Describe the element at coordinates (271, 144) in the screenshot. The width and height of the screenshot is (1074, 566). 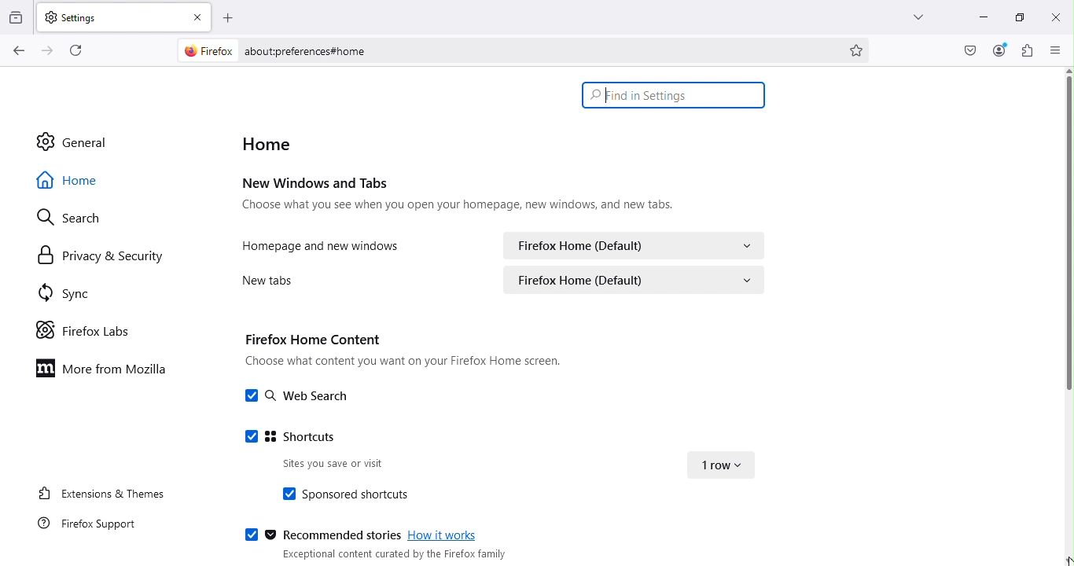
I see `Home` at that location.